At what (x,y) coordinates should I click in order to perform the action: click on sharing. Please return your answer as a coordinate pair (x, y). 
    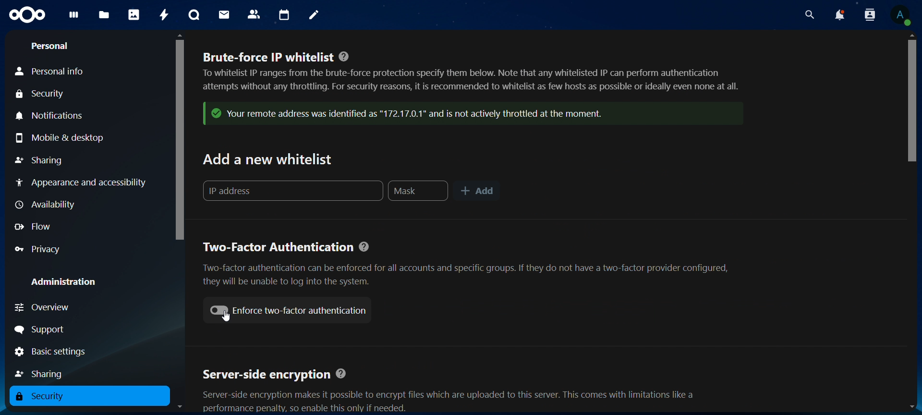
    Looking at the image, I should click on (40, 160).